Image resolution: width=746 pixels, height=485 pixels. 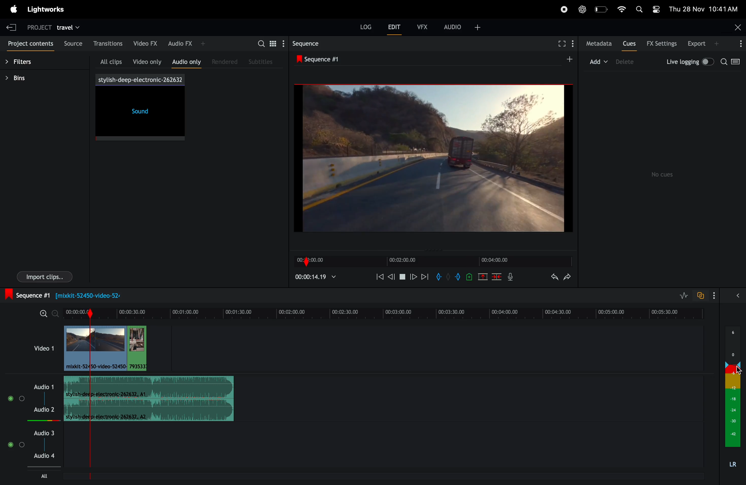 I want to click on add cue to position, so click(x=469, y=278).